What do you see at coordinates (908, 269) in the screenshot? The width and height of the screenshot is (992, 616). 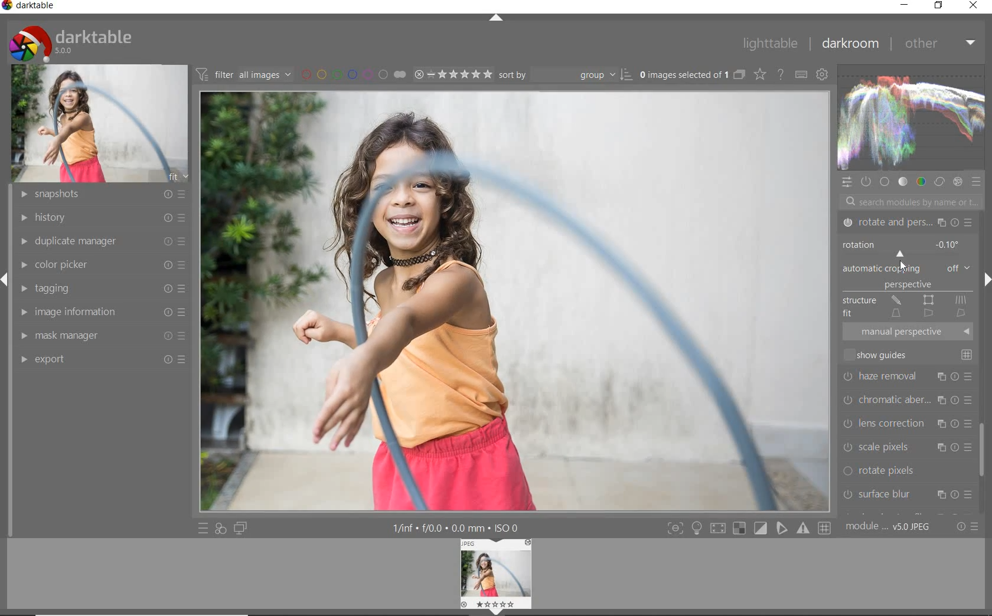 I see `AUTOMATIC CROPPING` at bounding box center [908, 269].